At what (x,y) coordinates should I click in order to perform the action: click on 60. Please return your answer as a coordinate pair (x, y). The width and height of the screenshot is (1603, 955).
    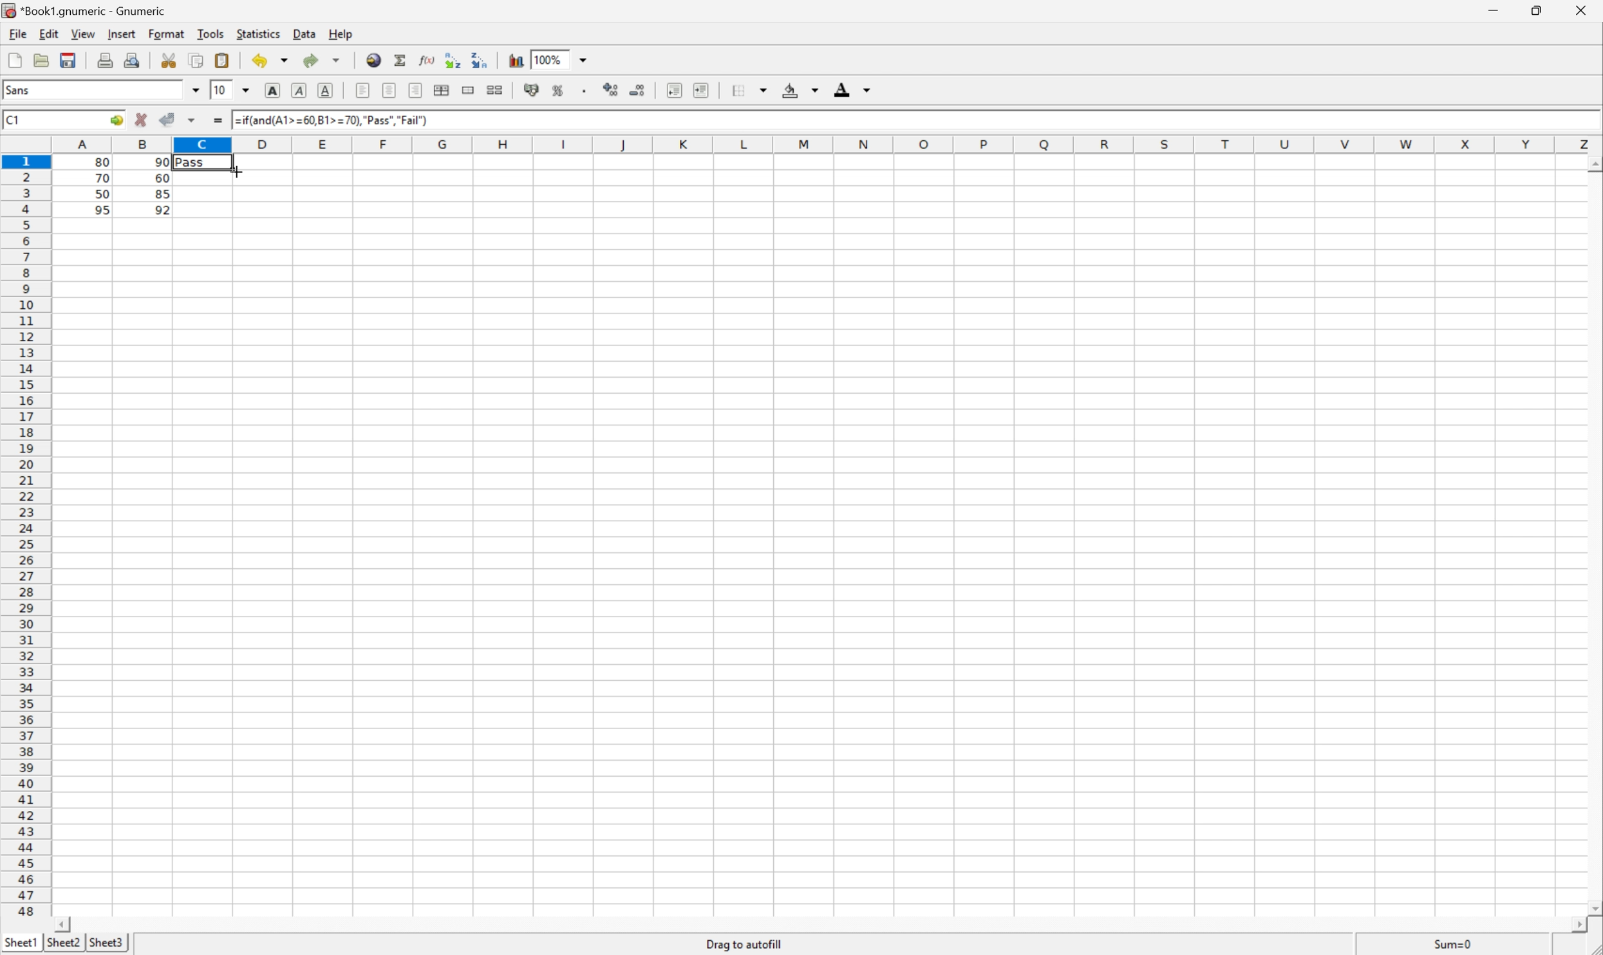
    Looking at the image, I should click on (162, 178).